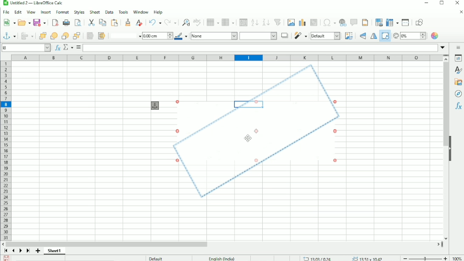 This screenshot has height=261, width=464. Describe the element at coordinates (6, 251) in the screenshot. I see `Scroll to first sheet` at that location.